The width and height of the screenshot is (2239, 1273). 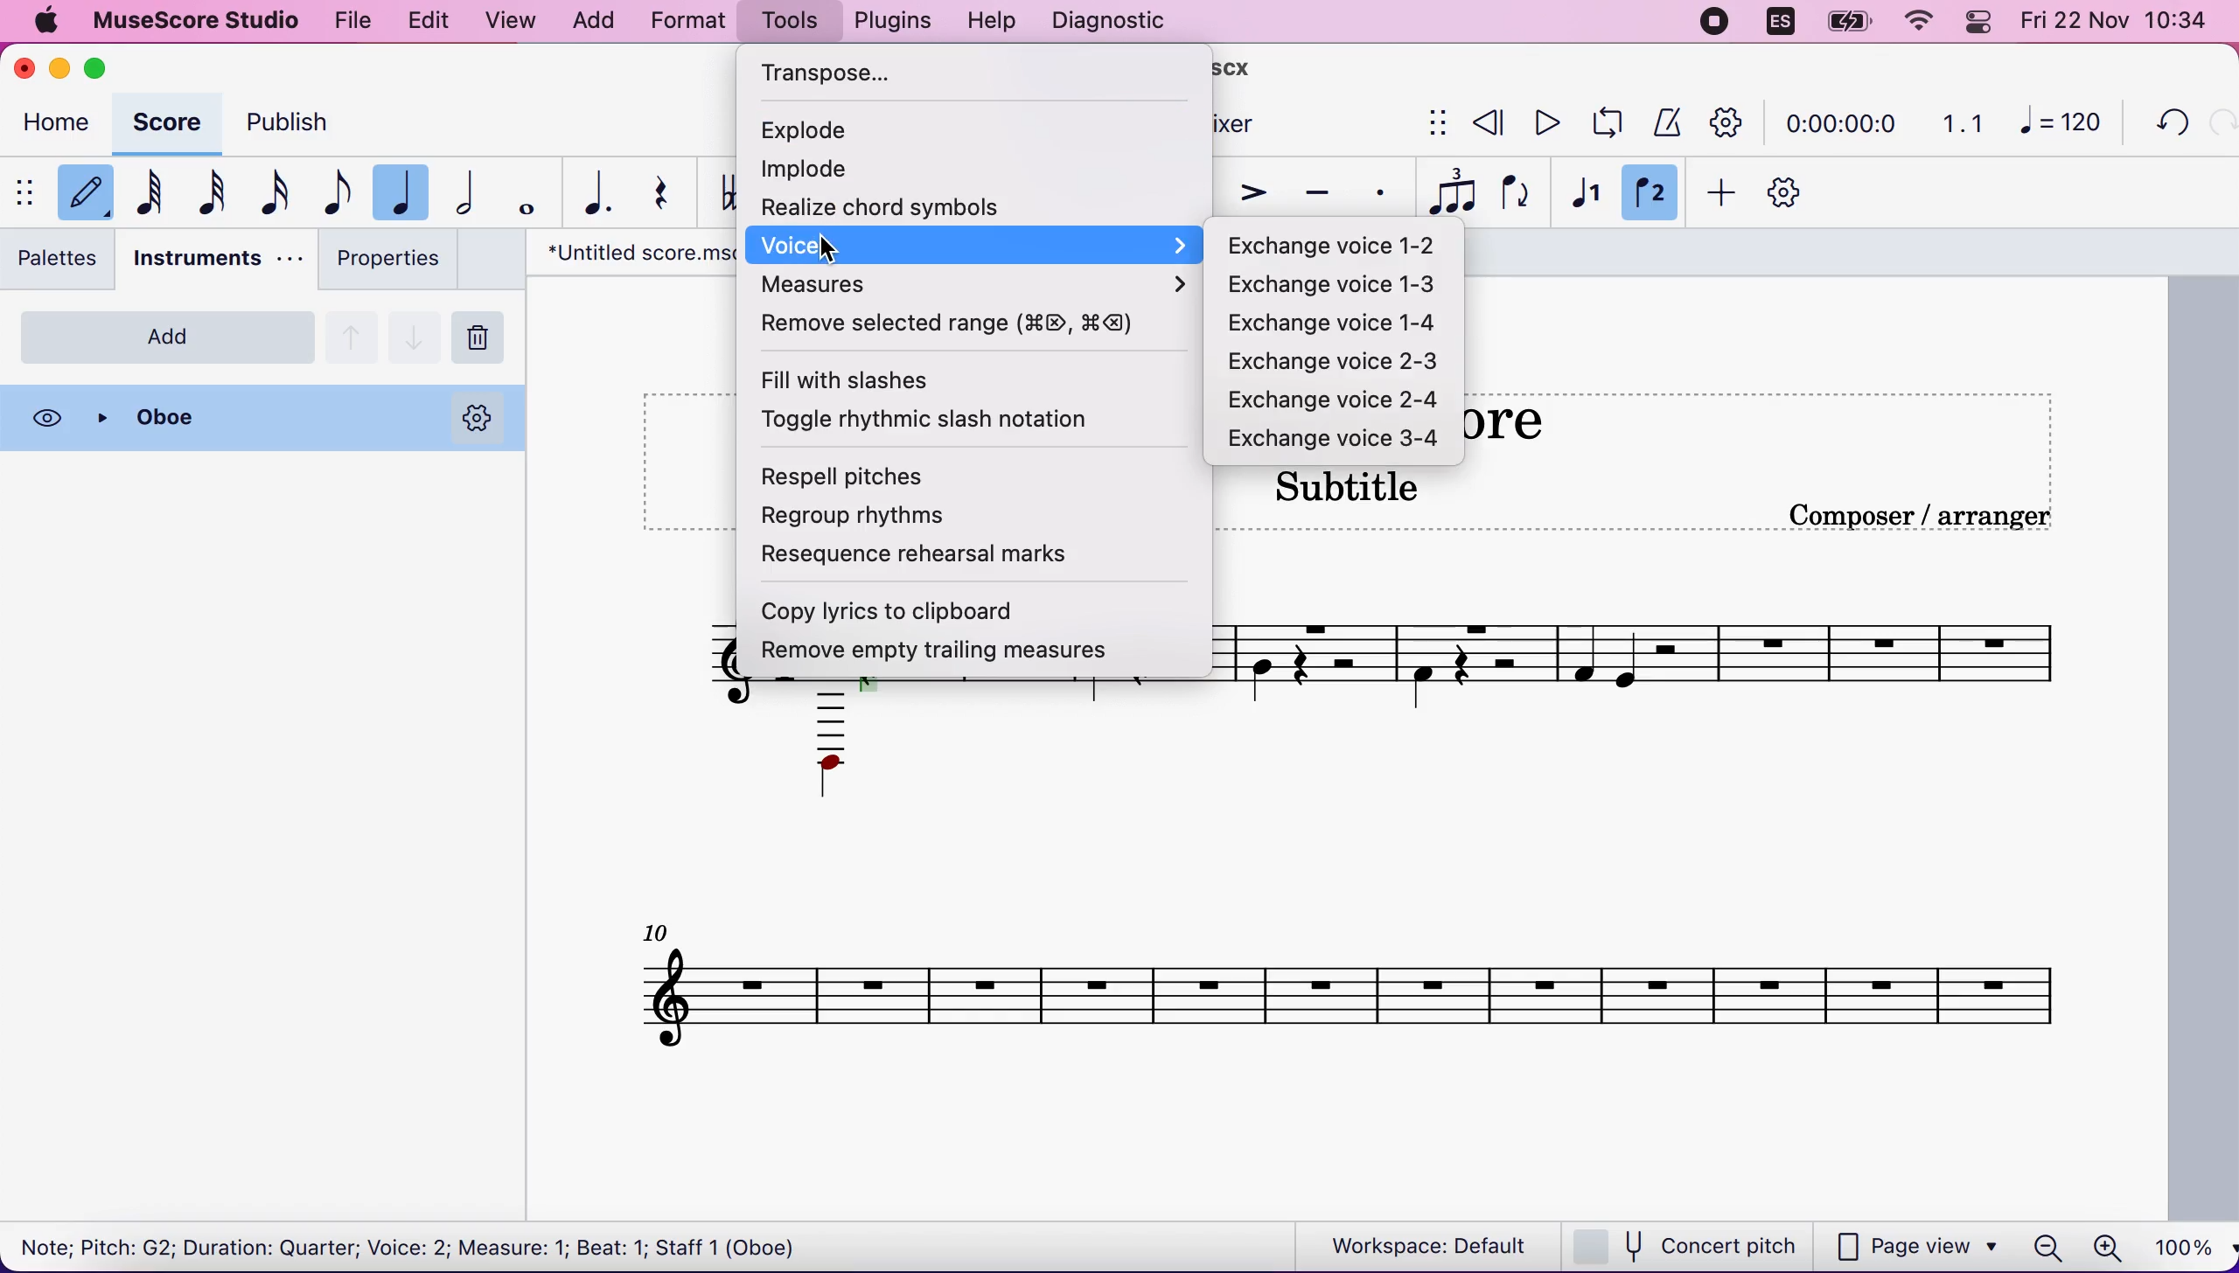 What do you see at coordinates (282, 192) in the screenshot?
I see `16th note` at bounding box center [282, 192].